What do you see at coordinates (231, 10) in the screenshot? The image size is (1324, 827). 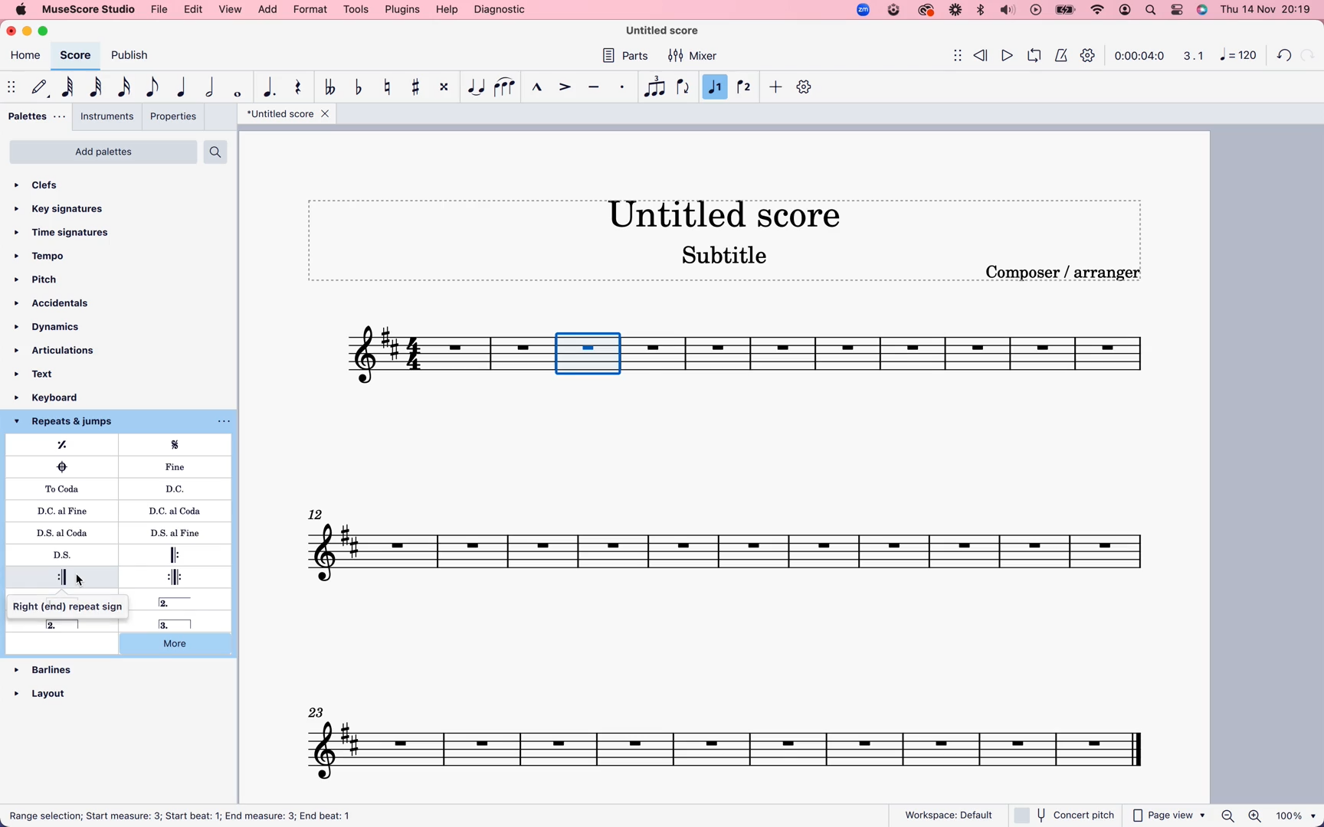 I see `view` at bounding box center [231, 10].